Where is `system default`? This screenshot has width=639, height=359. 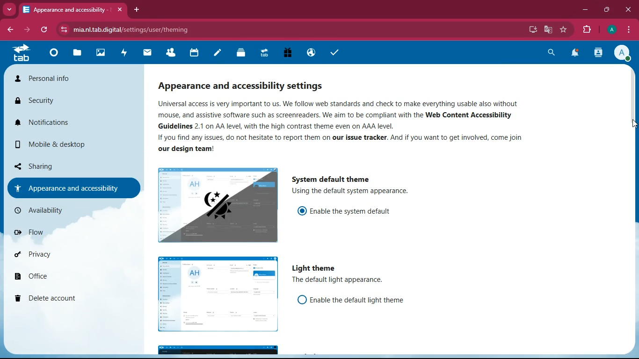 system default is located at coordinates (334, 178).